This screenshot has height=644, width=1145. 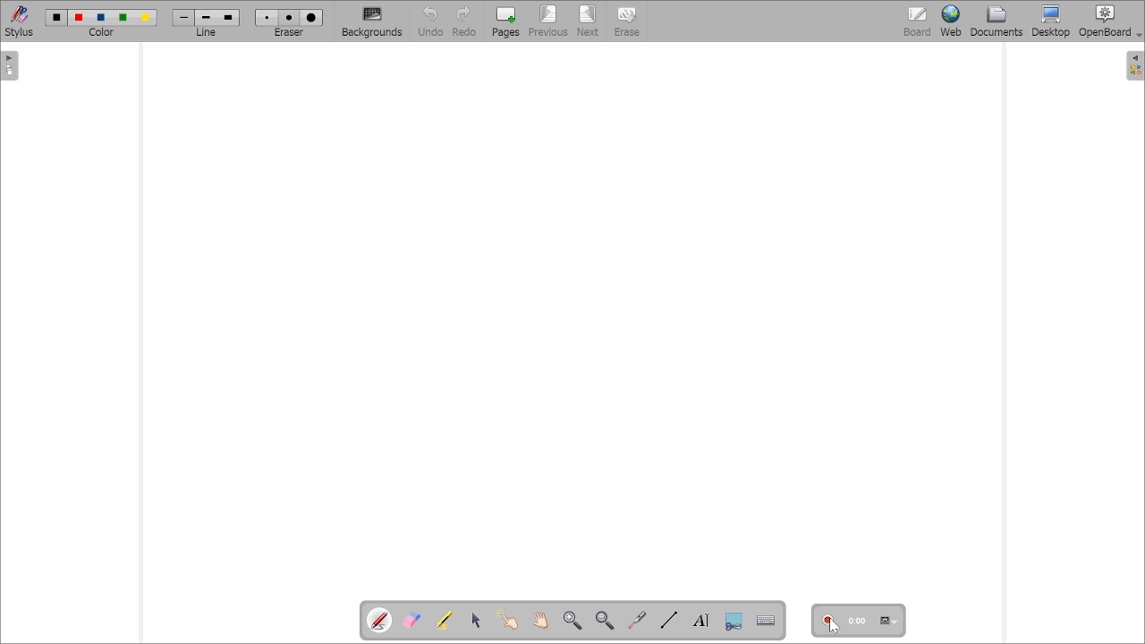 What do you see at coordinates (997, 22) in the screenshot?
I see `Documents` at bounding box center [997, 22].